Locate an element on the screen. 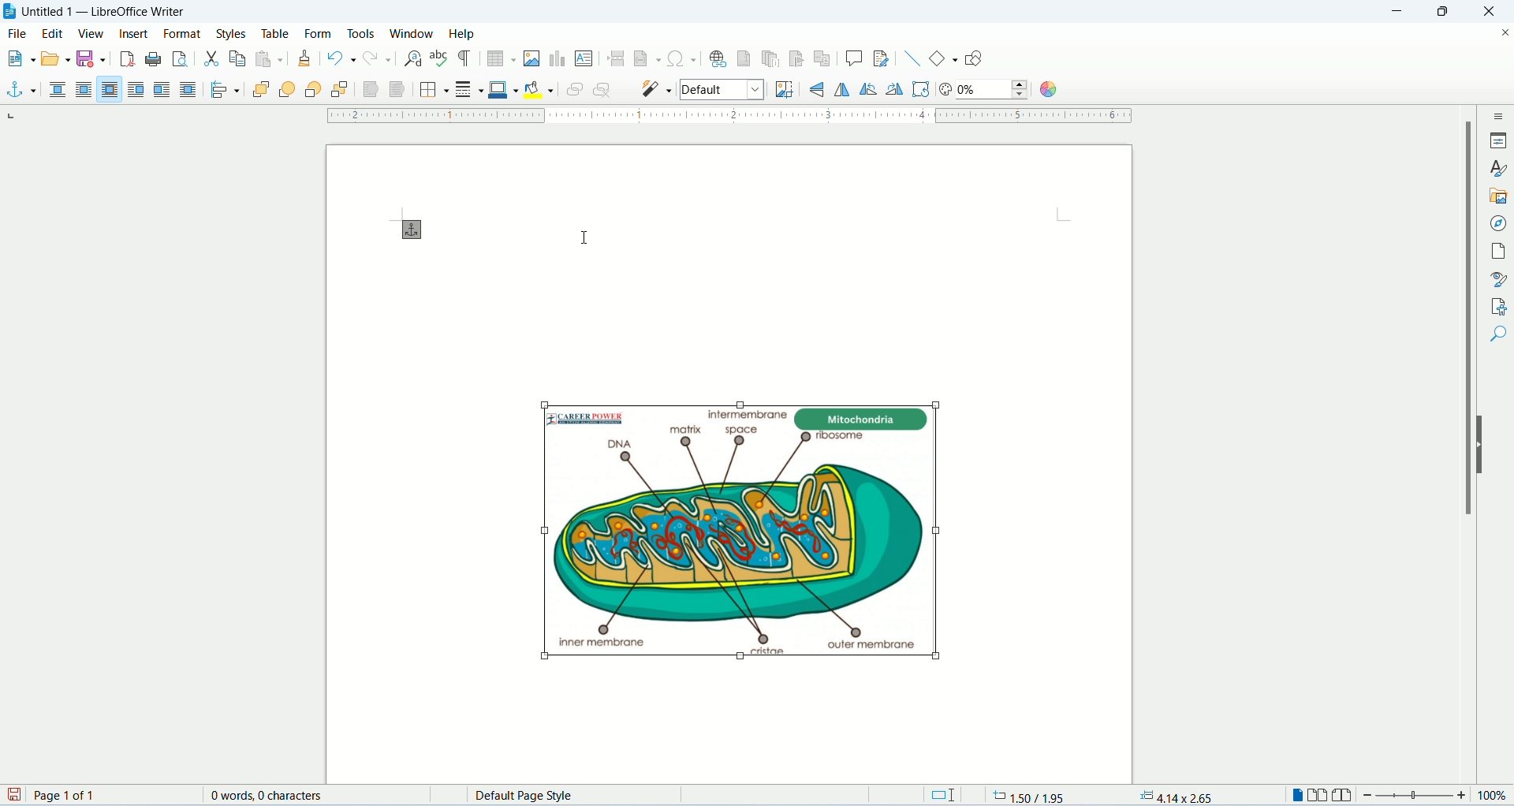  before is located at coordinates (137, 90).